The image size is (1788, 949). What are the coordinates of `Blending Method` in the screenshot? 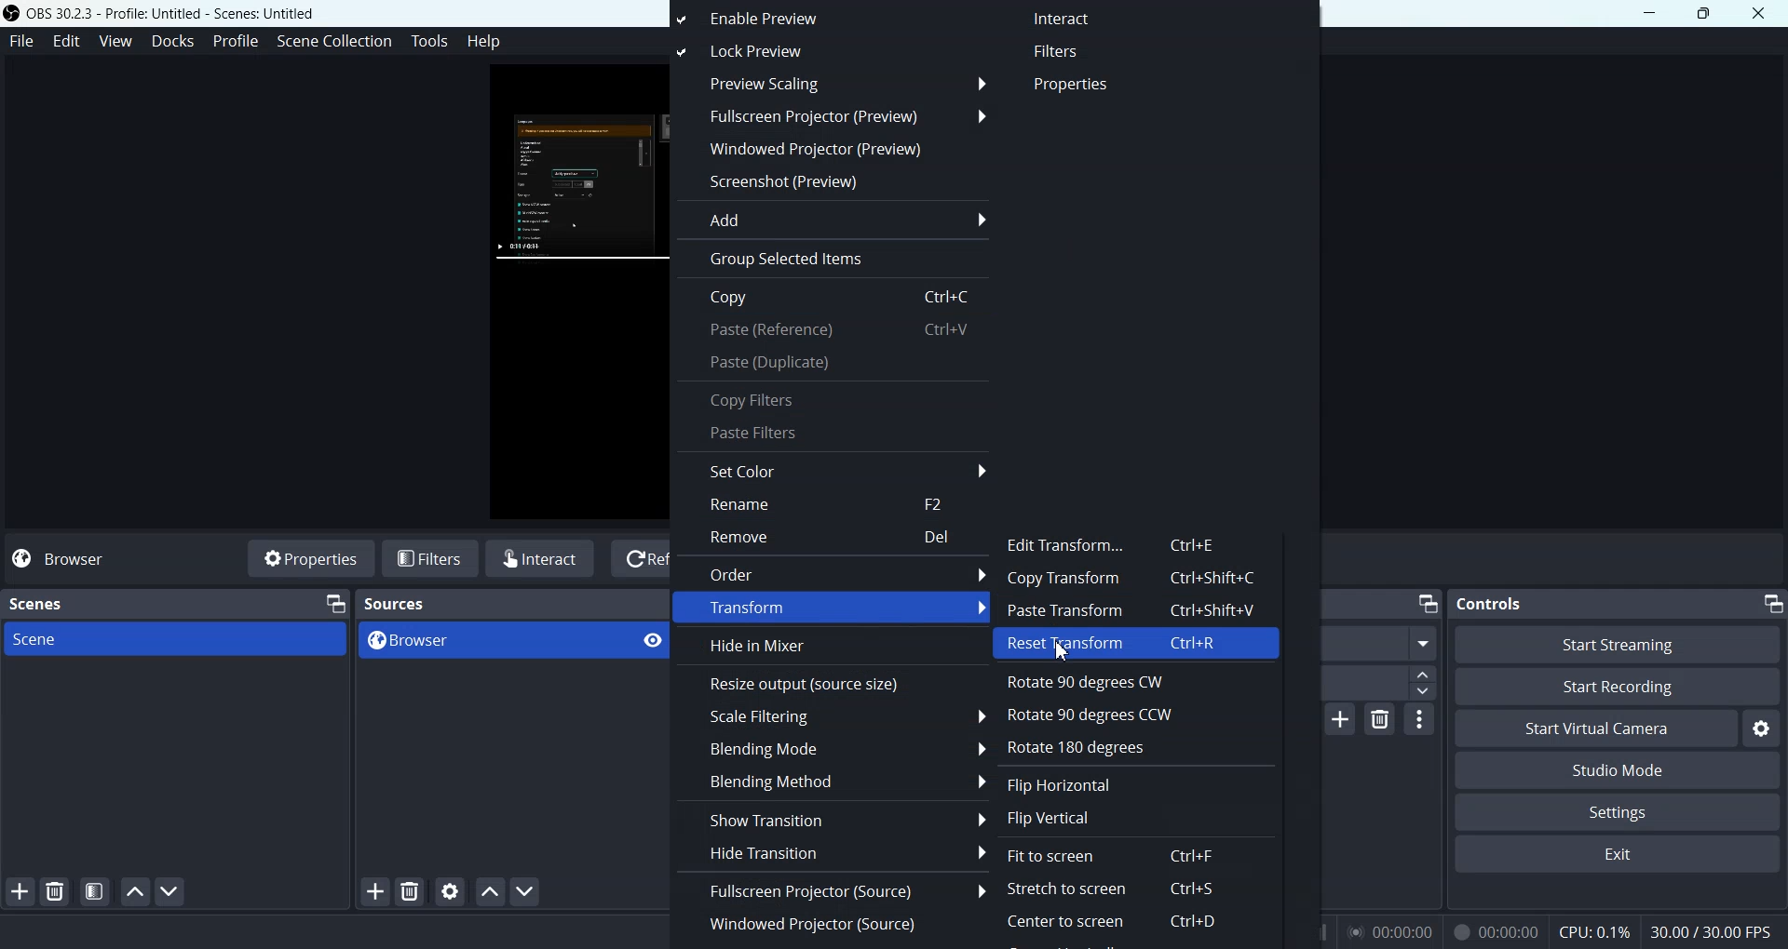 It's located at (835, 781).